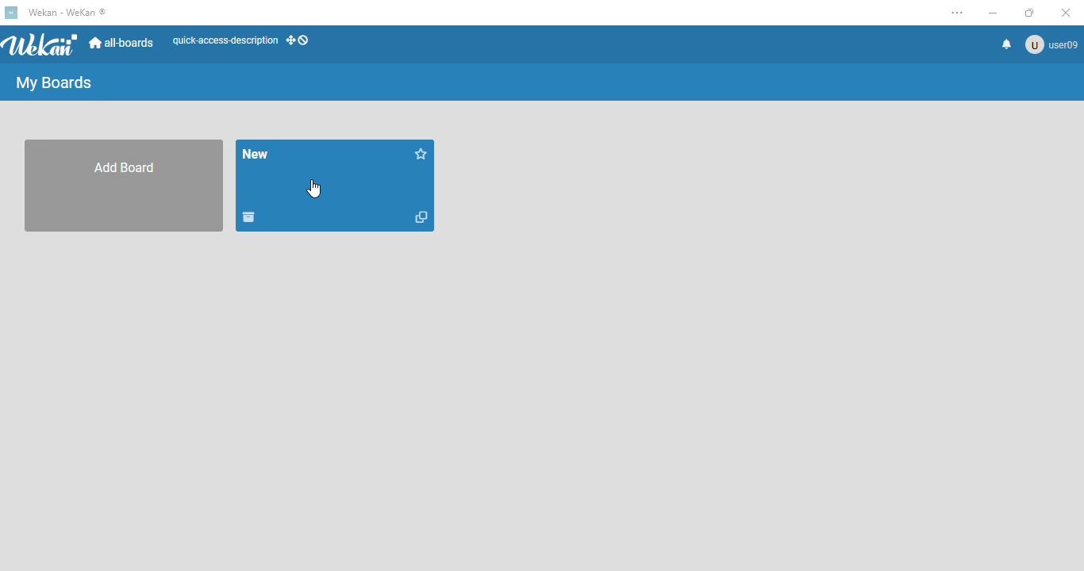  Describe the element at coordinates (1008, 44) in the screenshot. I see `notifications` at that location.